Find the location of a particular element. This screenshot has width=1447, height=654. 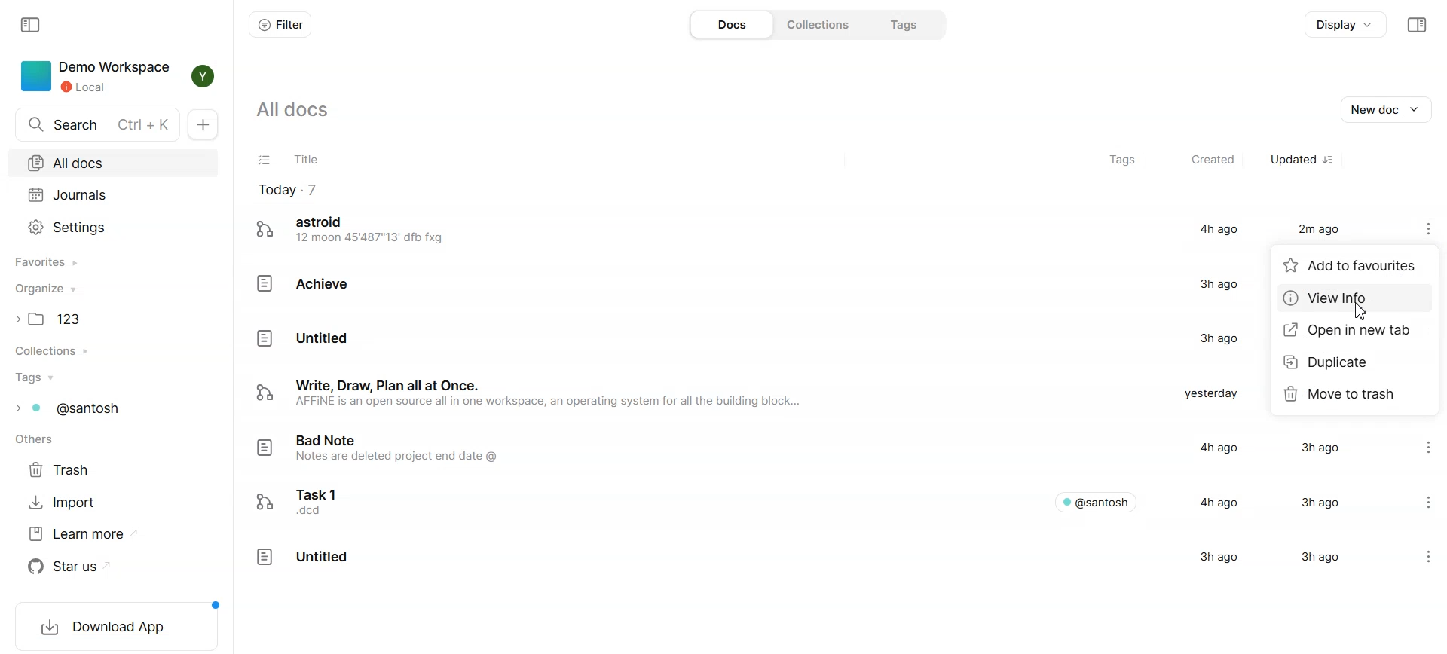

Tags is located at coordinates (906, 25).